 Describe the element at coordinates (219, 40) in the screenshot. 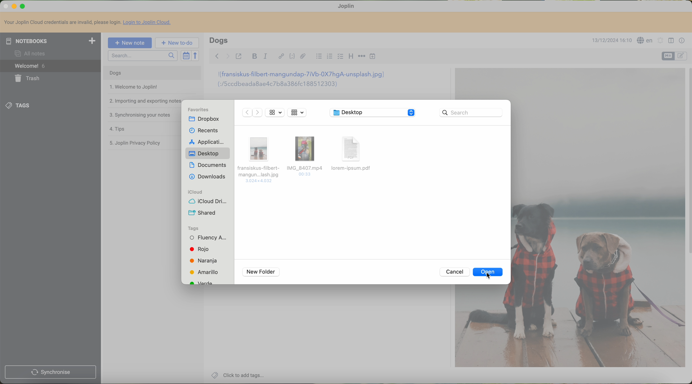

I see `title: Dogs` at that location.